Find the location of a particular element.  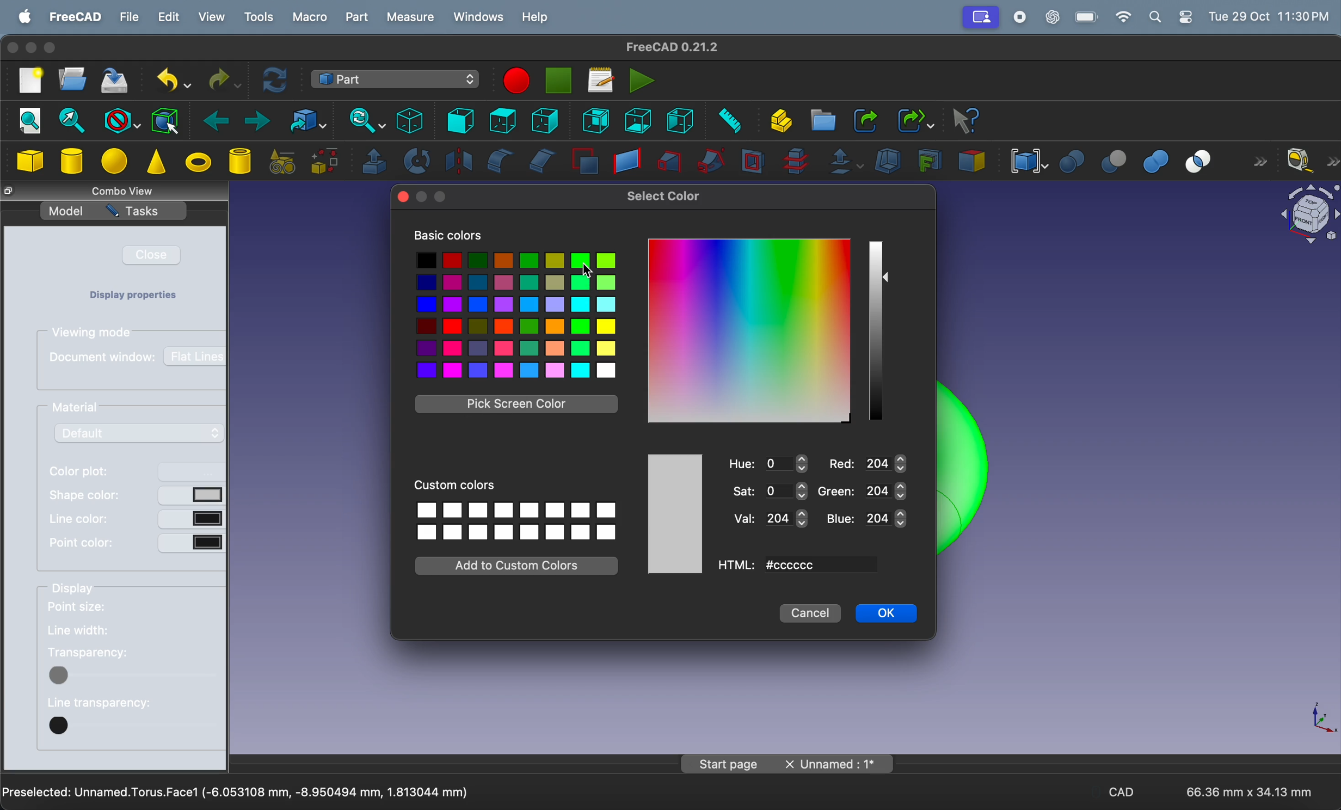

line color is located at coordinates (74, 519).